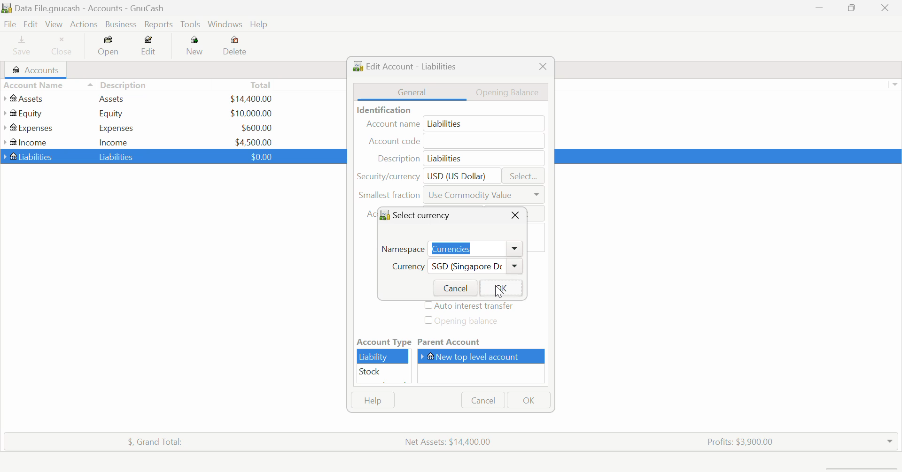 This screenshot has width=902, height=472. What do you see at coordinates (251, 113) in the screenshot?
I see `USD` at bounding box center [251, 113].